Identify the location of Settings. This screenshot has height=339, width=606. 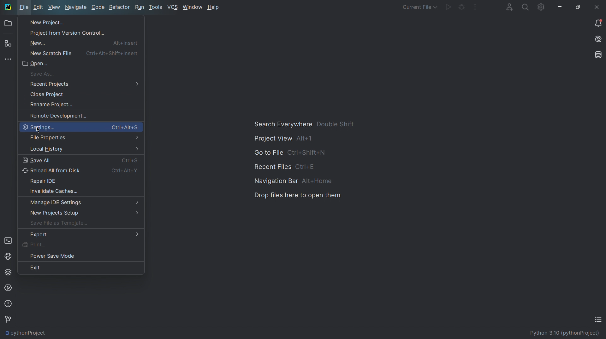
(80, 126).